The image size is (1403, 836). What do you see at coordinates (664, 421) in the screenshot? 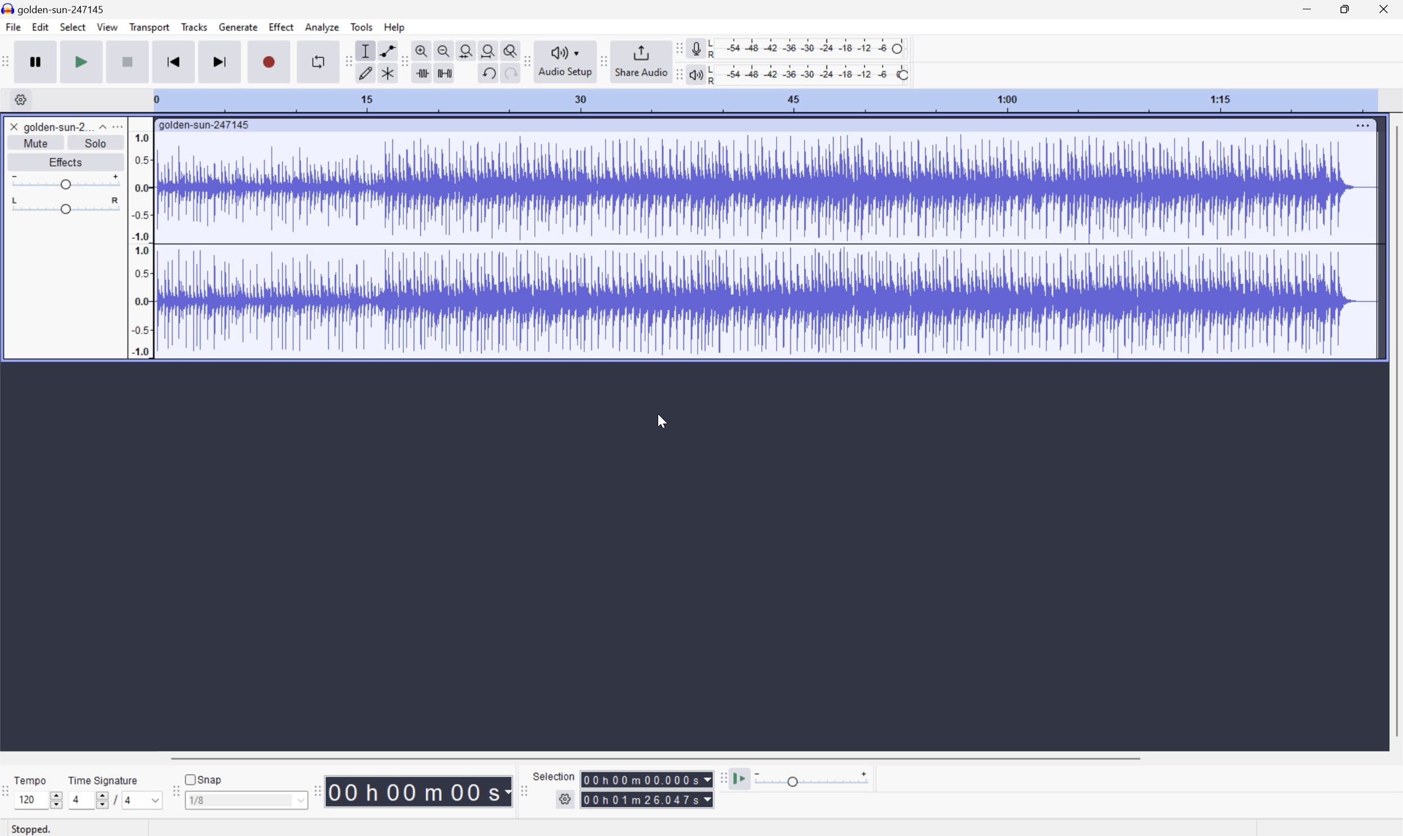
I see `Cursor` at bounding box center [664, 421].